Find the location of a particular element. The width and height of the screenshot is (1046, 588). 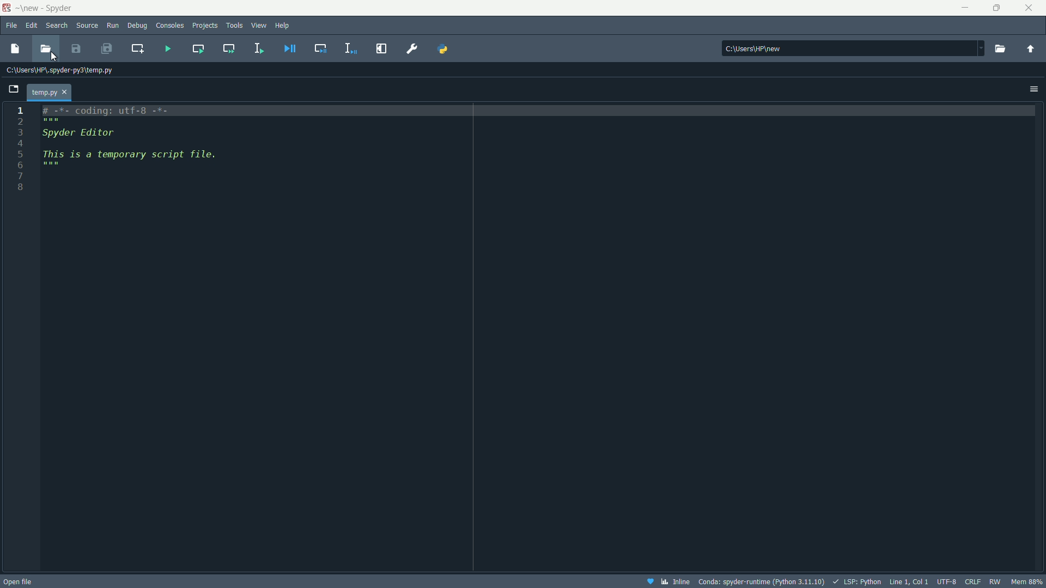

interpreter is located at coordinates (762, 581).